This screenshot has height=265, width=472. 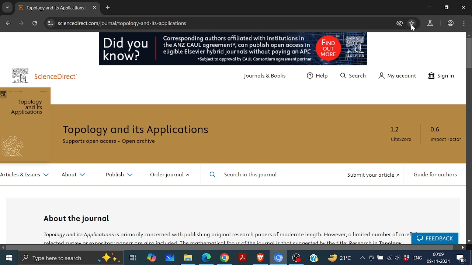 I want to click on Meet Now, so click(x=371, y=257).